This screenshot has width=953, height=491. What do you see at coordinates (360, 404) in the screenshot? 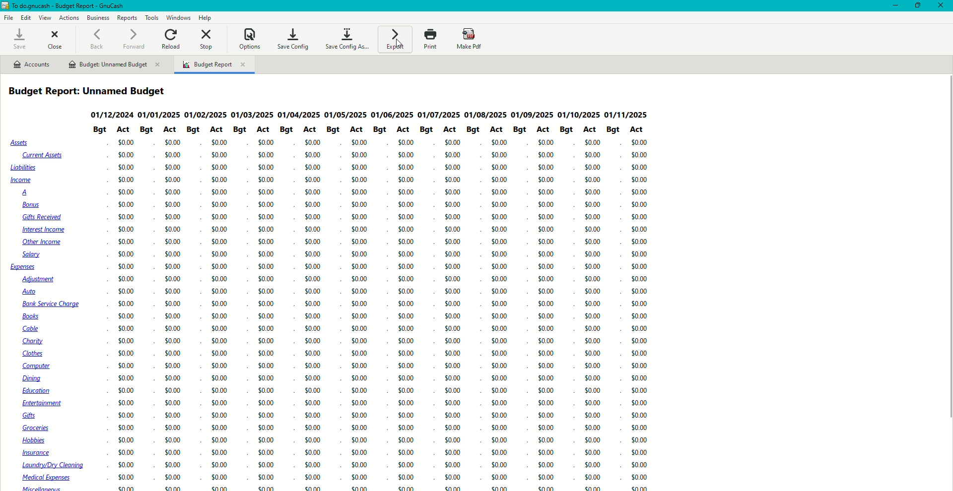
I see `€0.00` at bounding box center [360, 404].